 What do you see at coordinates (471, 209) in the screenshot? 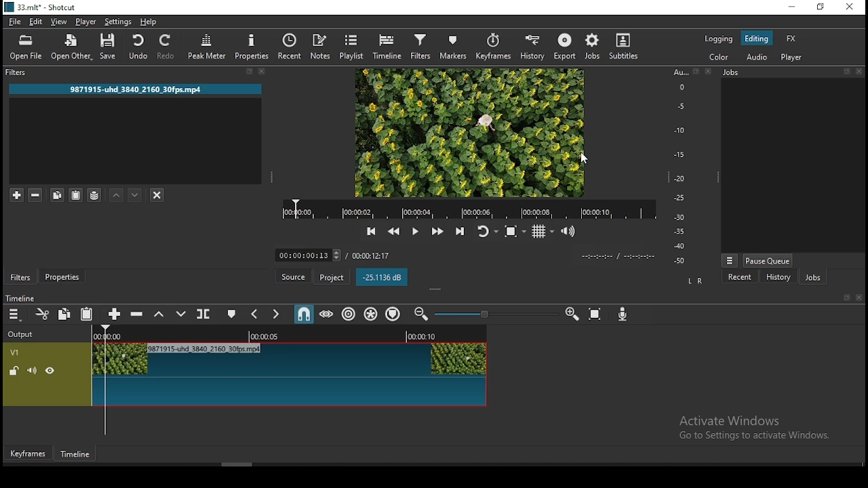
I see `track time` at bounding box center [471, 209].